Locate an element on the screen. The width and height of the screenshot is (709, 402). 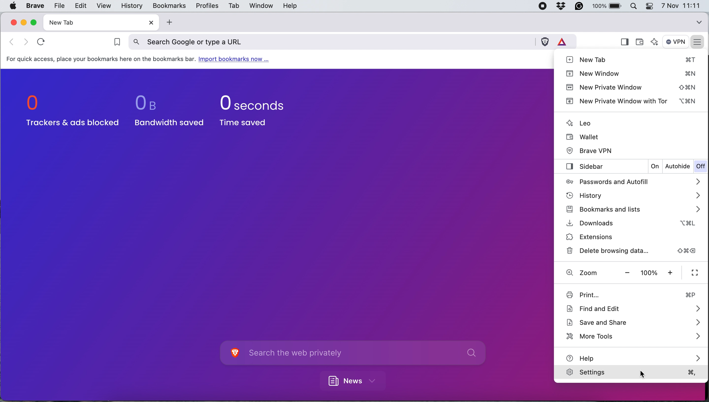
brave shields is located at coordinates (545, 41).